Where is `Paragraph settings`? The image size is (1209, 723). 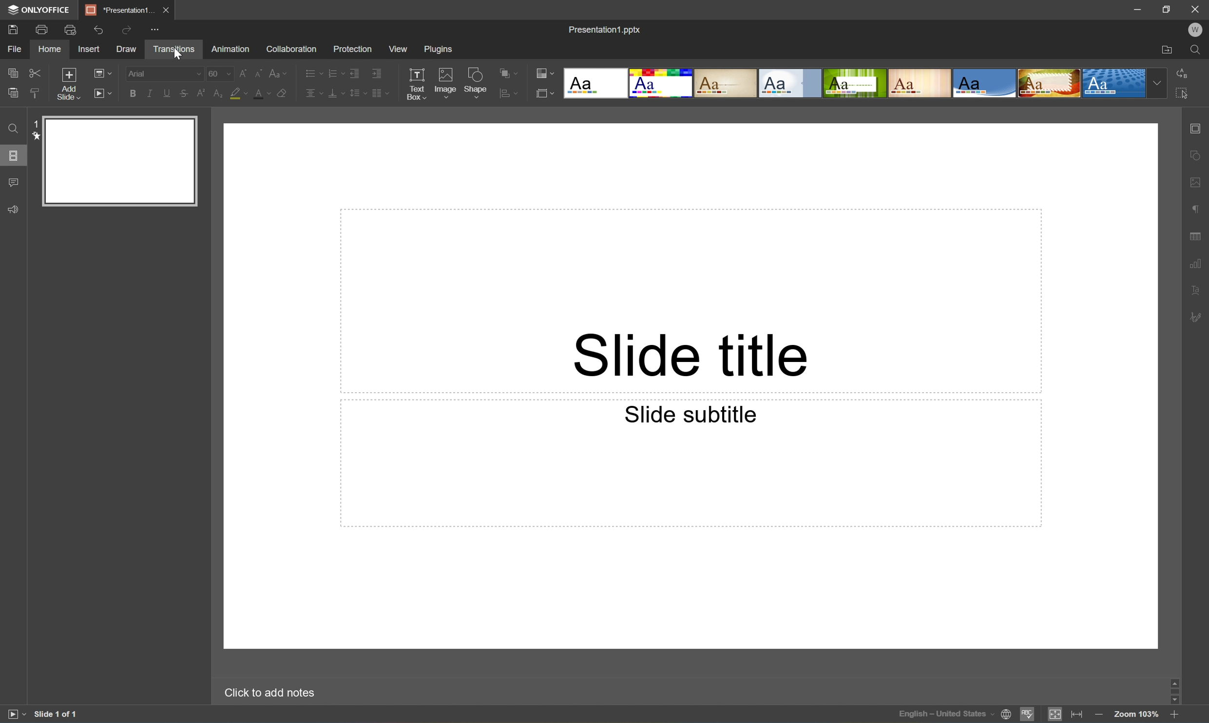
Paragraph settings is located at coordinates (1197, 210).